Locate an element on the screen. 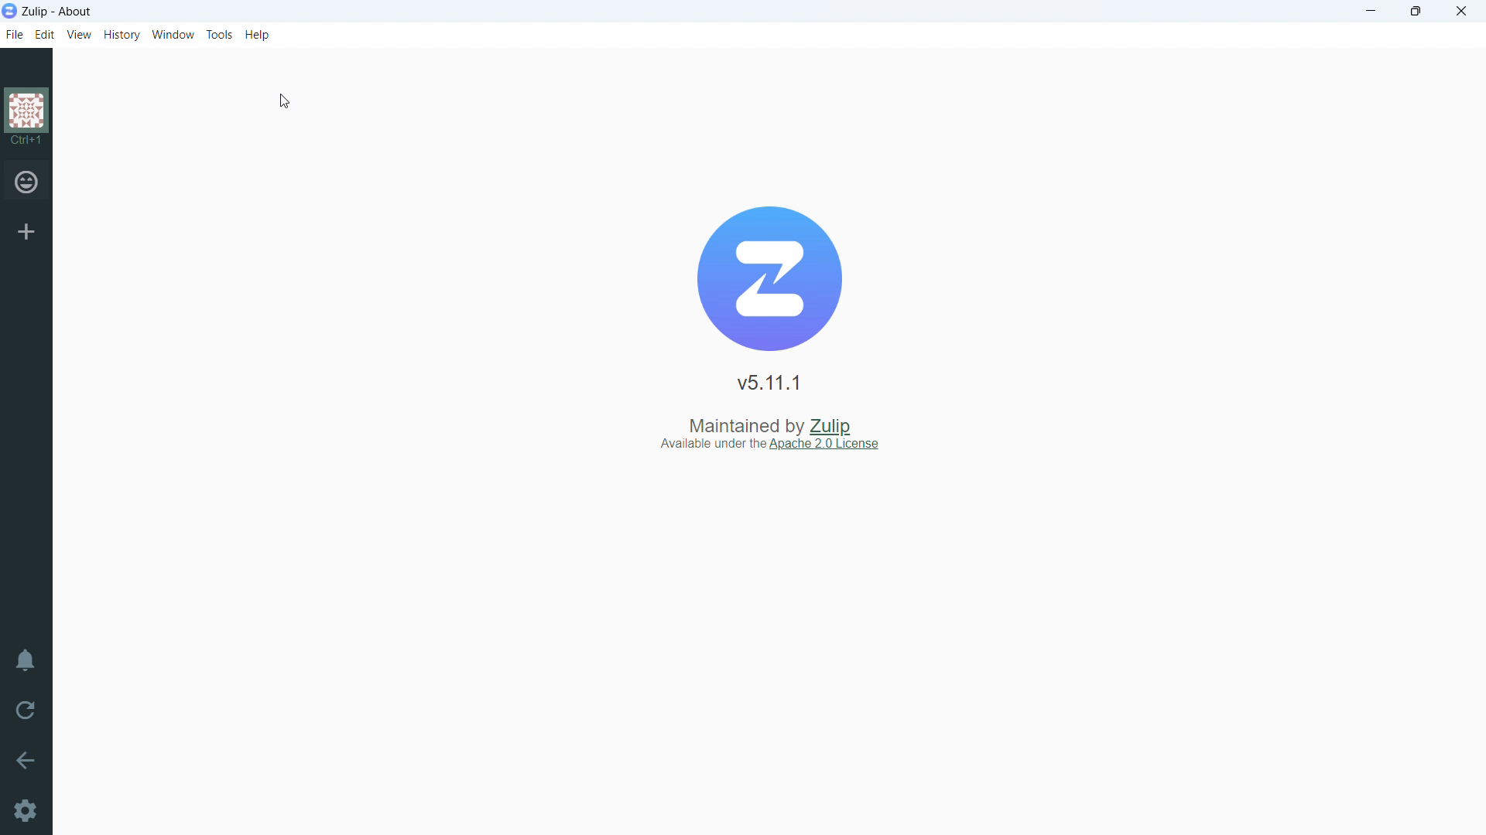 The width and height of the screenshot is (1486, 835). reload is located at coordinates (25, 709).